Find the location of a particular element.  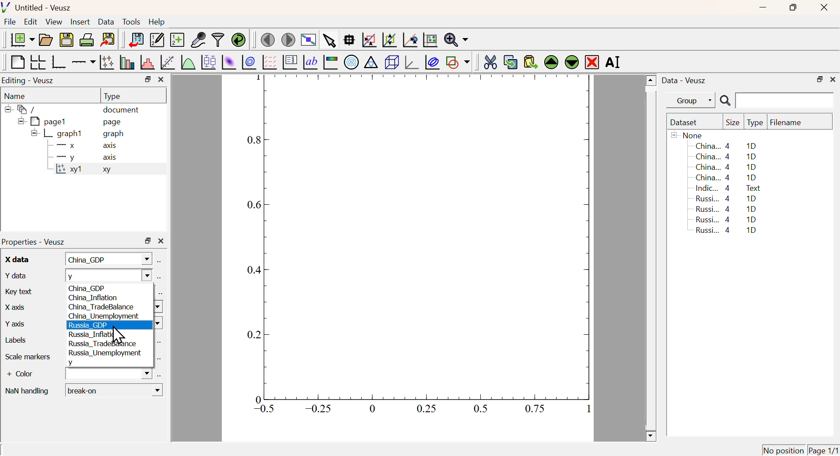

Create new dataset is located at coordinates (177, 41).